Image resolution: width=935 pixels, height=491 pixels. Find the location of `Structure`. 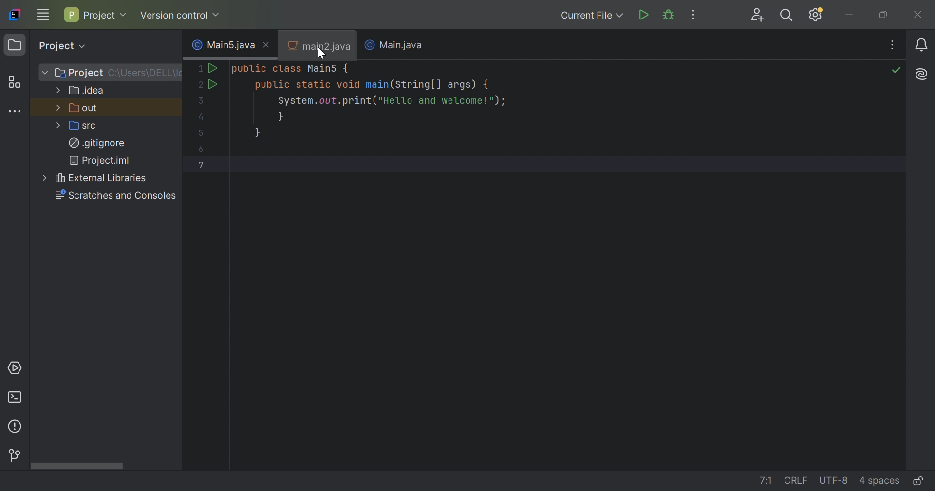

Structure is located at coordinates (14, 82).